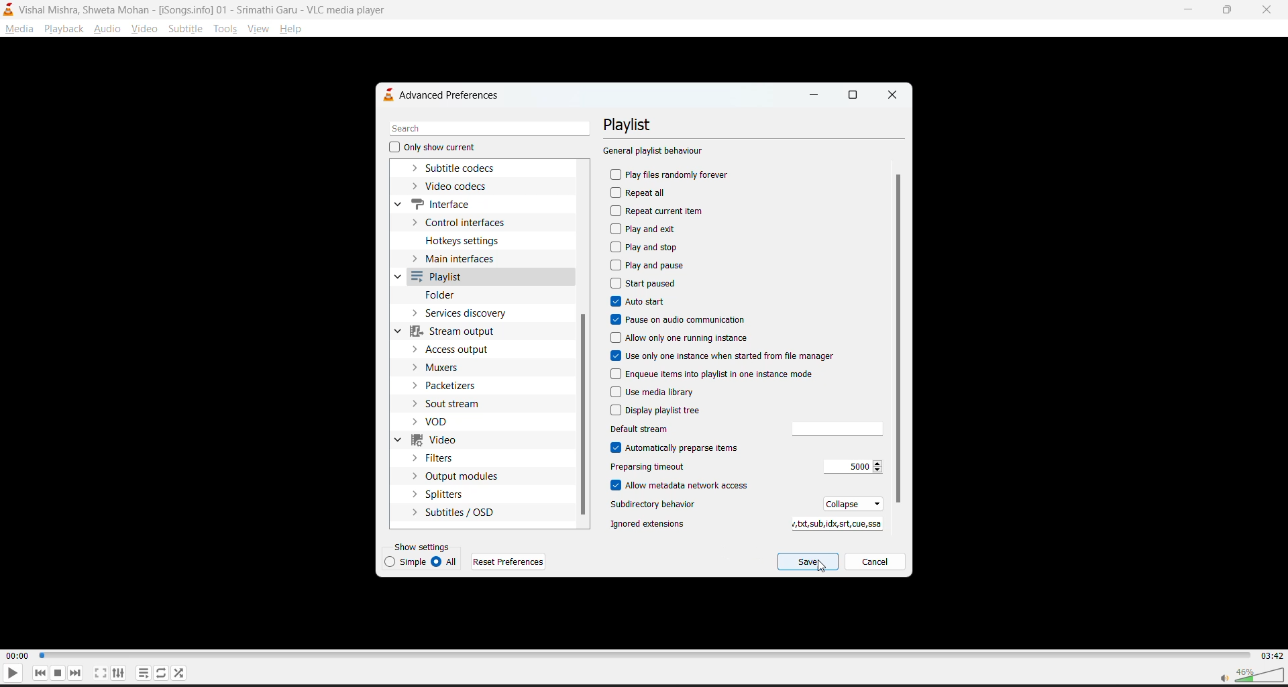  Describe the element at coordinates (659, 211) in the screenshot. I see `repeat current item` at that location.